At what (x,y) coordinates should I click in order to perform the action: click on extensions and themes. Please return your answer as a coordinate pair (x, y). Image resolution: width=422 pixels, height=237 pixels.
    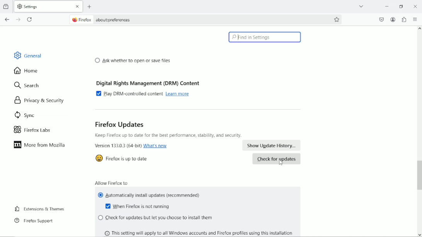
    Looking at the image, I should click on (41, 208).